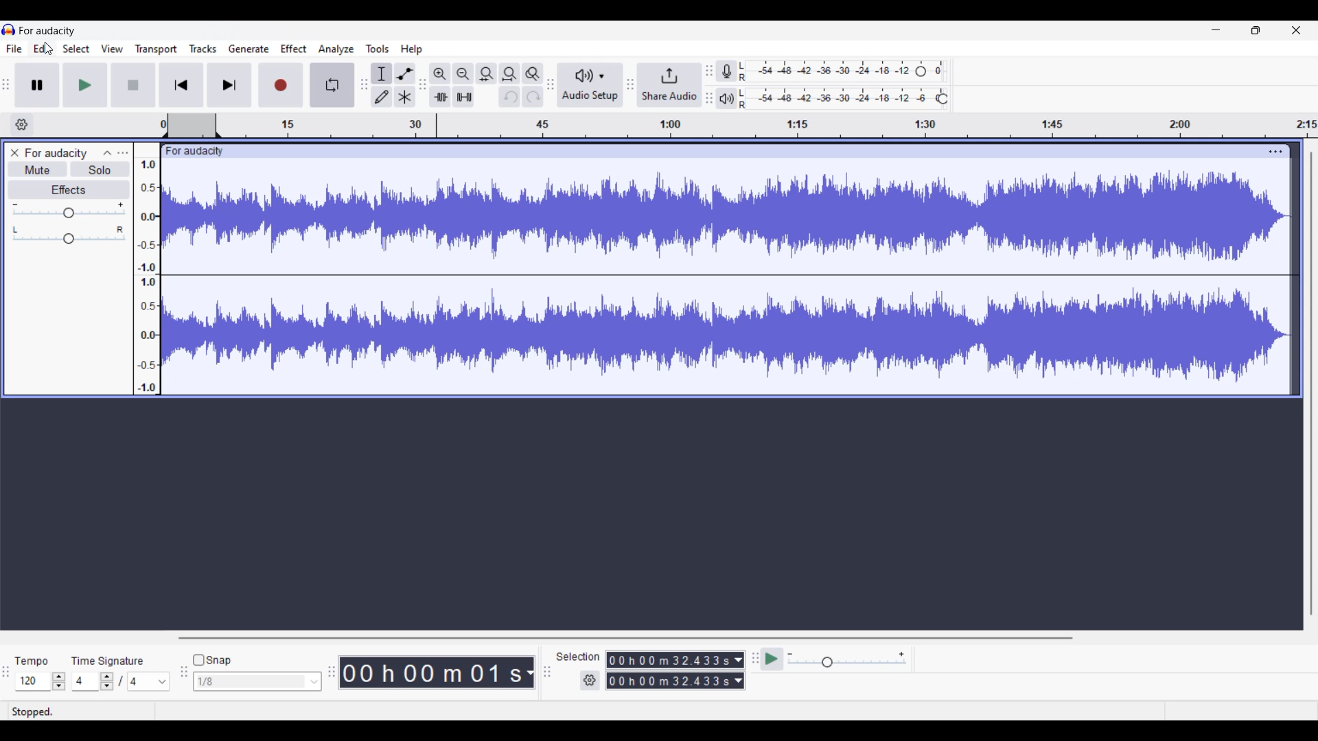  I want to click on File menu, so click(14, 49).